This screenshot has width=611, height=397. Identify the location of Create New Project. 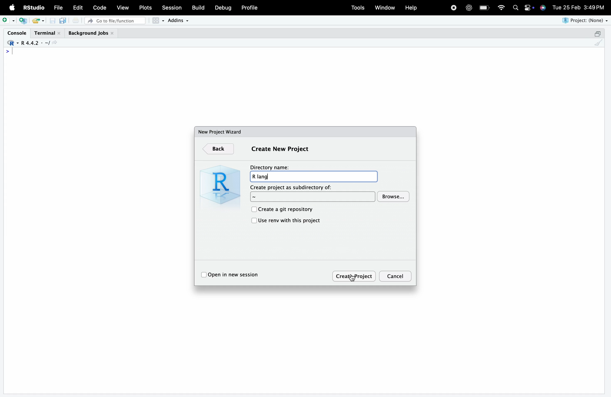
(280, 149).